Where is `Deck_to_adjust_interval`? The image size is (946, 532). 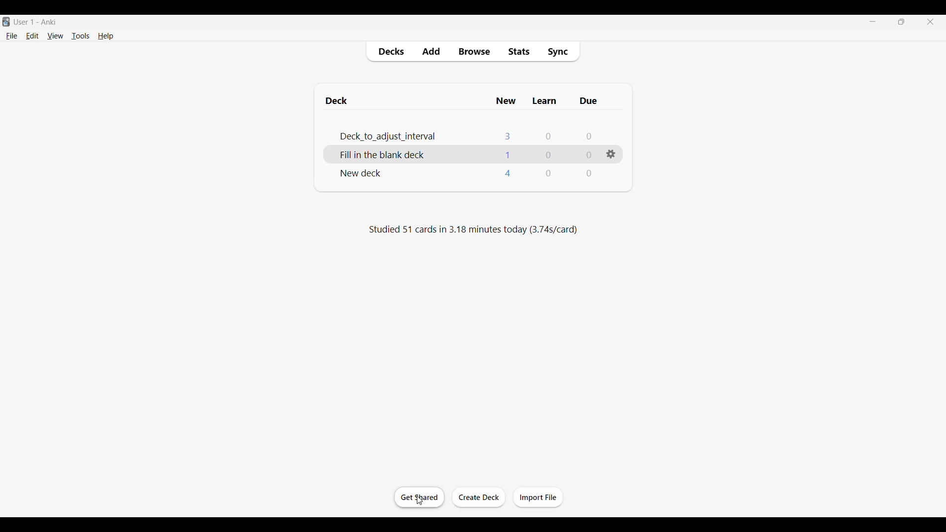
Deck_to_adjust_interval is located at coordinates (377, 136).